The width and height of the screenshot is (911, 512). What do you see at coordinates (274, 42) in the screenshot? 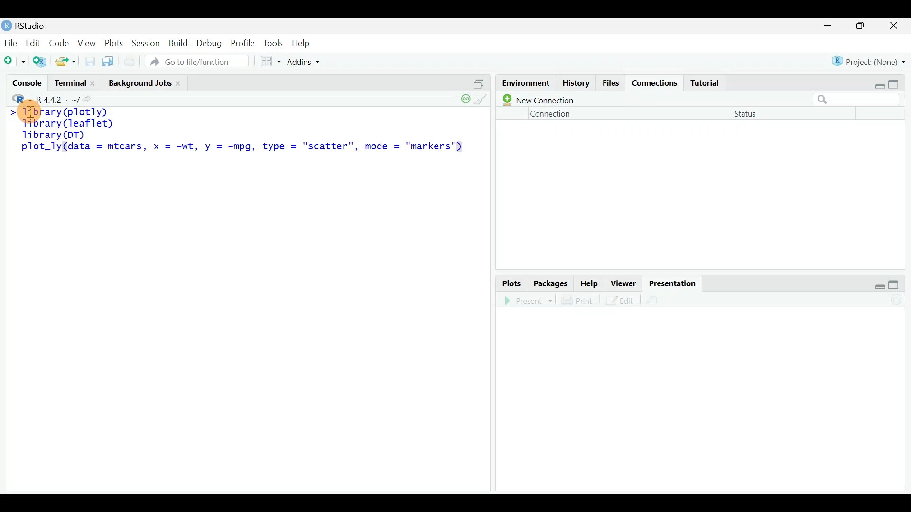
I see `Tools` at bounding box center [274, 42].